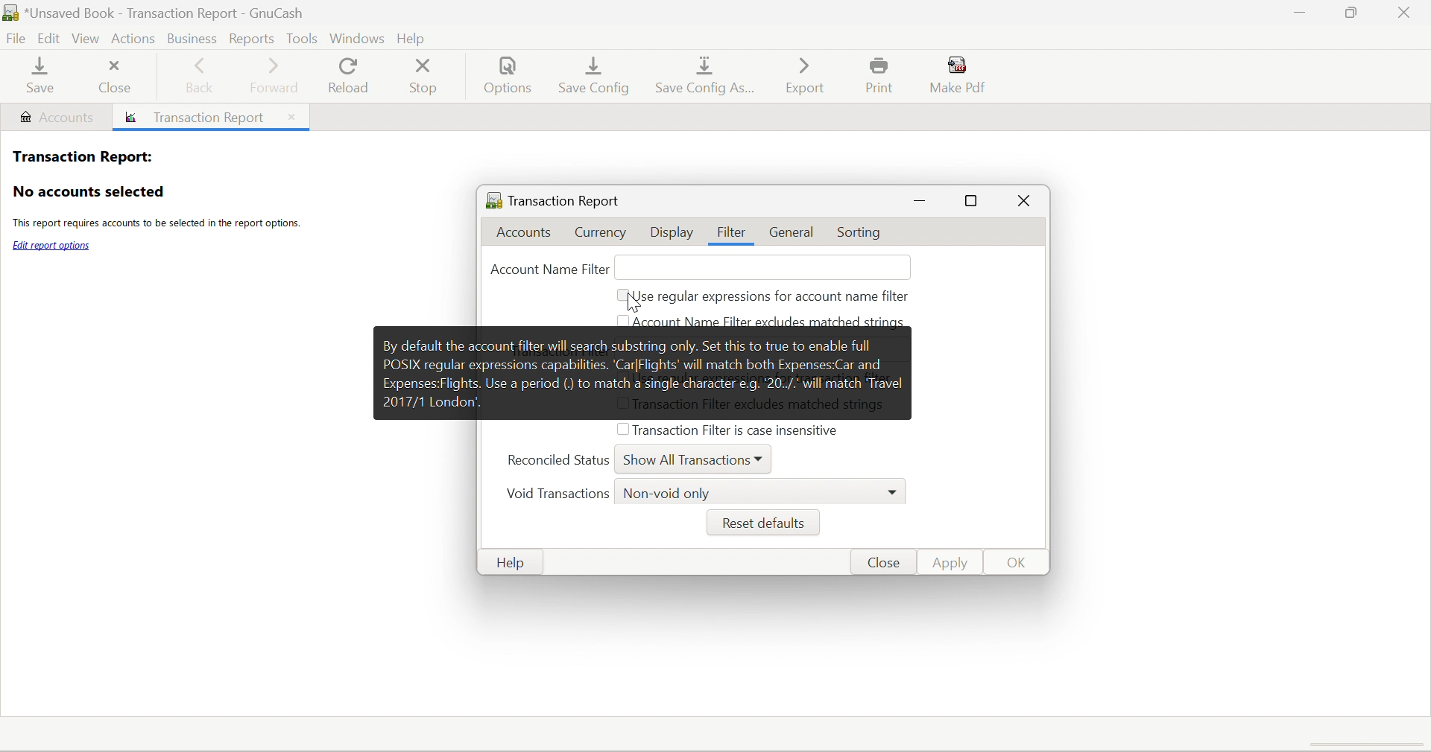 The width and height of the screenshot is (1431, 752). Describe the element at coordinates (962, 74) in the screenshot. I see `Make Pdf` at that location.